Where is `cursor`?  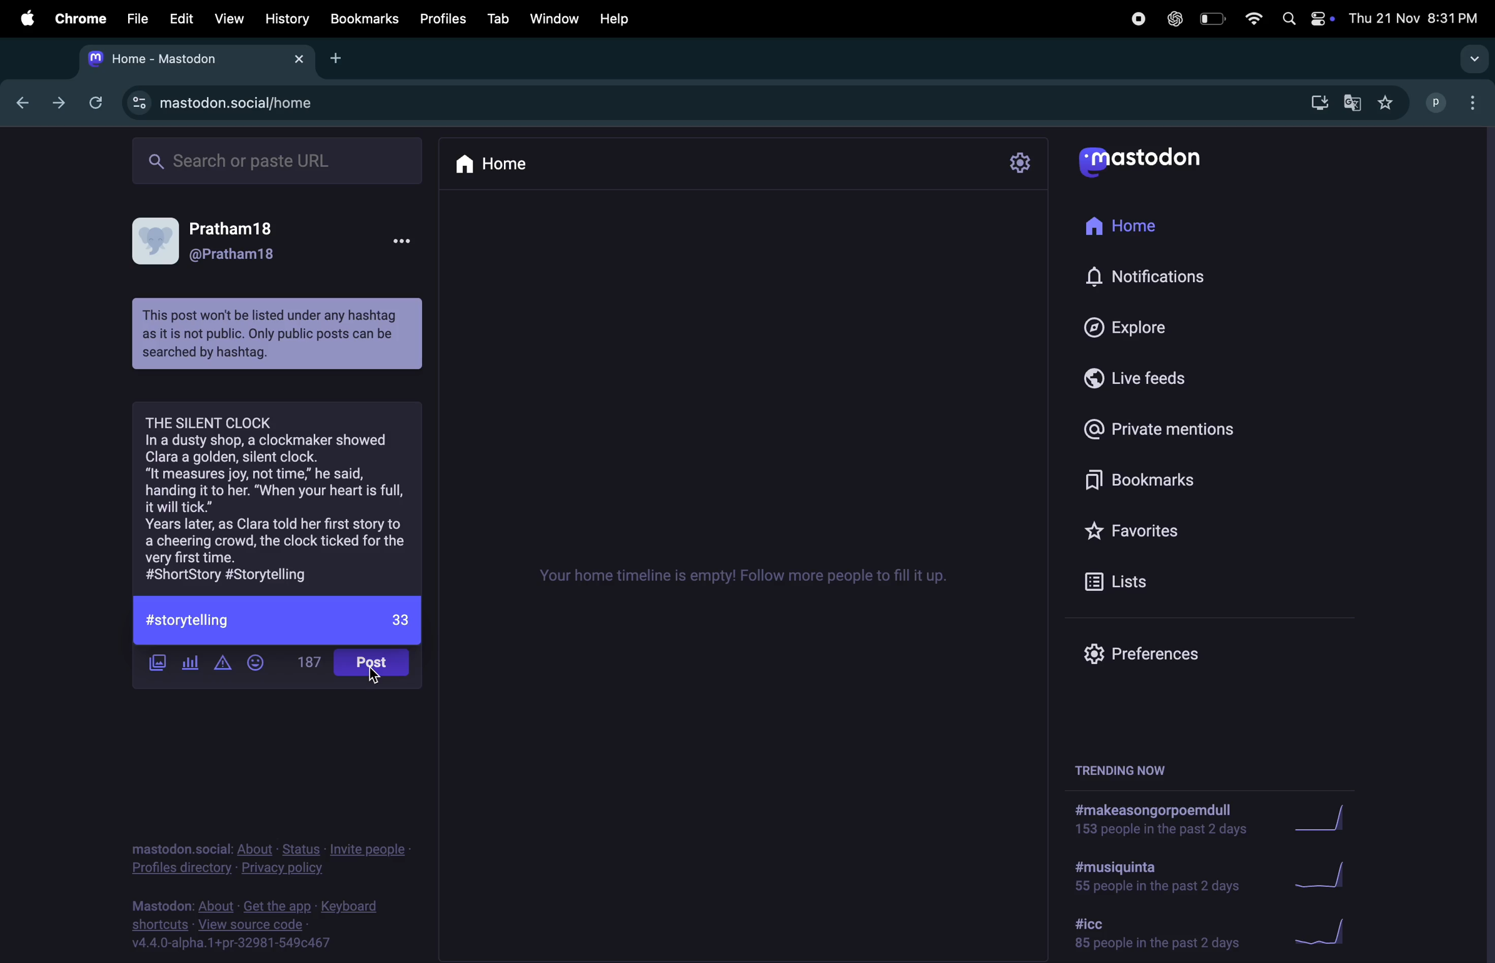
cursor is located at coordinates (374, 681).